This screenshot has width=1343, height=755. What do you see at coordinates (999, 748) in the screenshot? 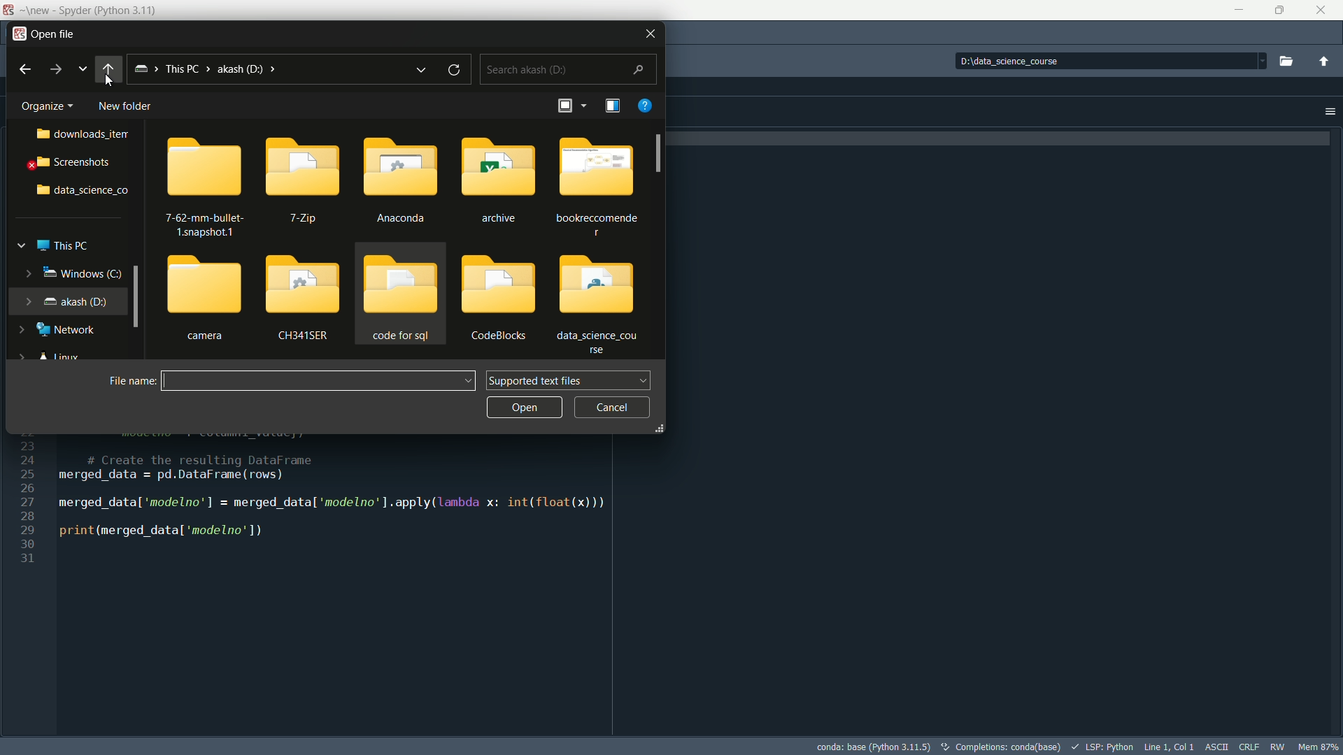
I see `text` at bounding box center [999, 748].